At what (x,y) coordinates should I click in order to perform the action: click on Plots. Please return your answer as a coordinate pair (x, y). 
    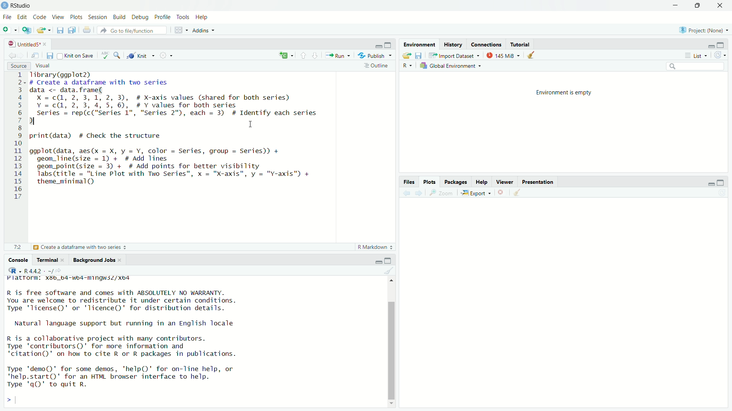
    Looking at the image, I should click on (431, 182).